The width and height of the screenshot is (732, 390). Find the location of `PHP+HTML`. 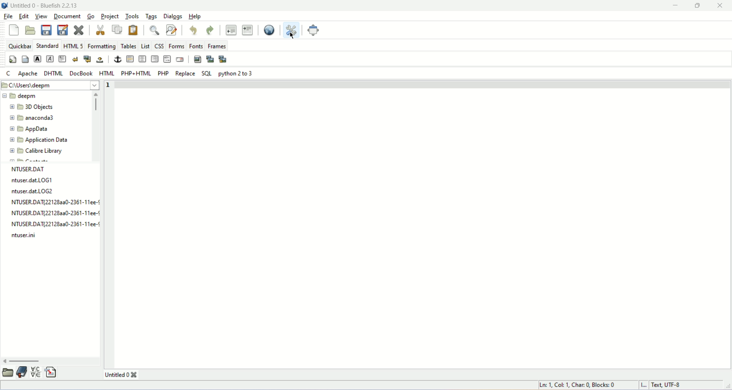

PHP+HTML is located at coordinates (136, 73).